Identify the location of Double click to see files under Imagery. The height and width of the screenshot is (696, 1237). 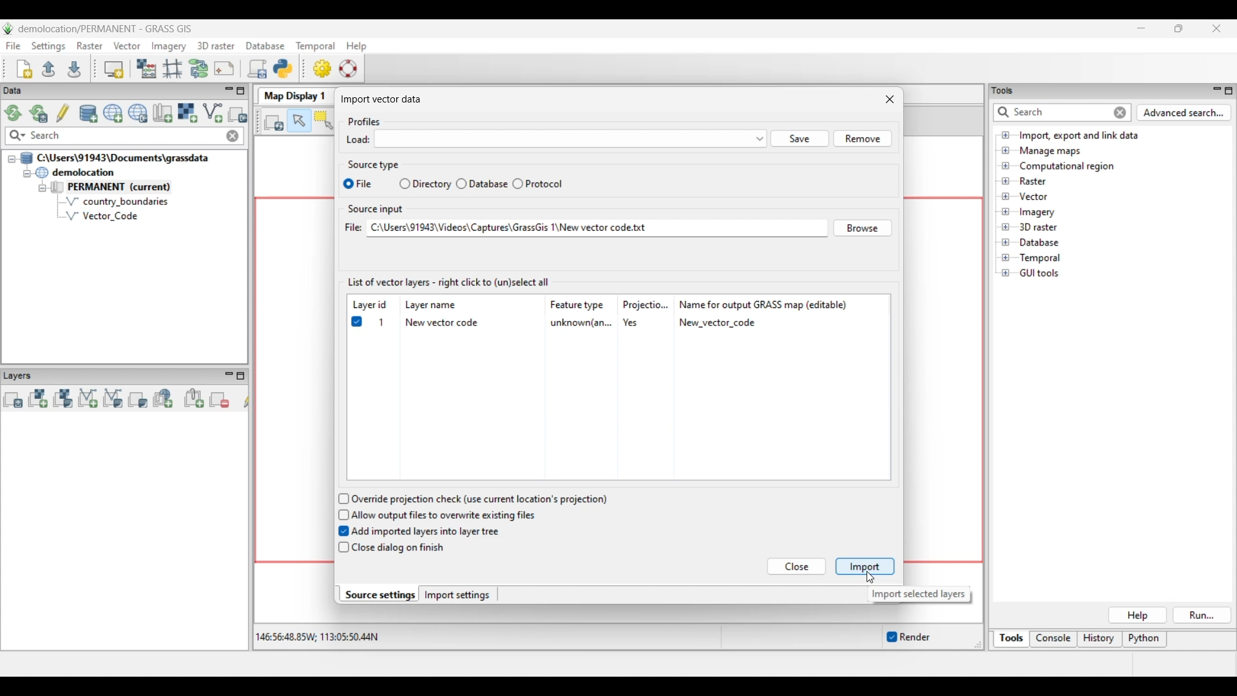
(1037, 213).